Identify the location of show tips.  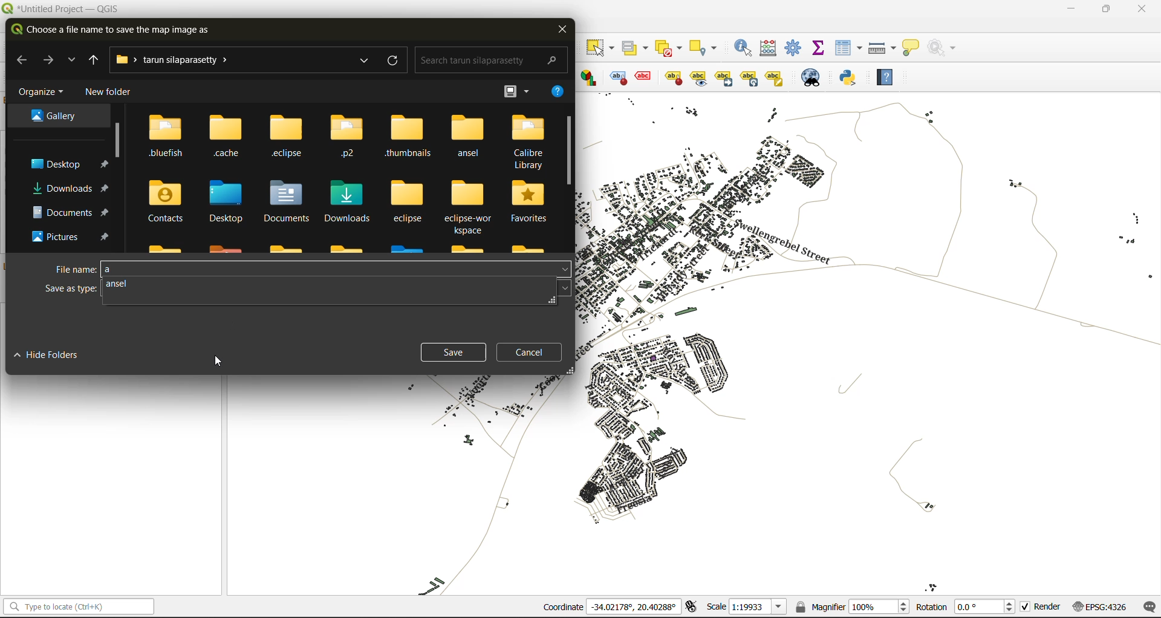
(914, 47).